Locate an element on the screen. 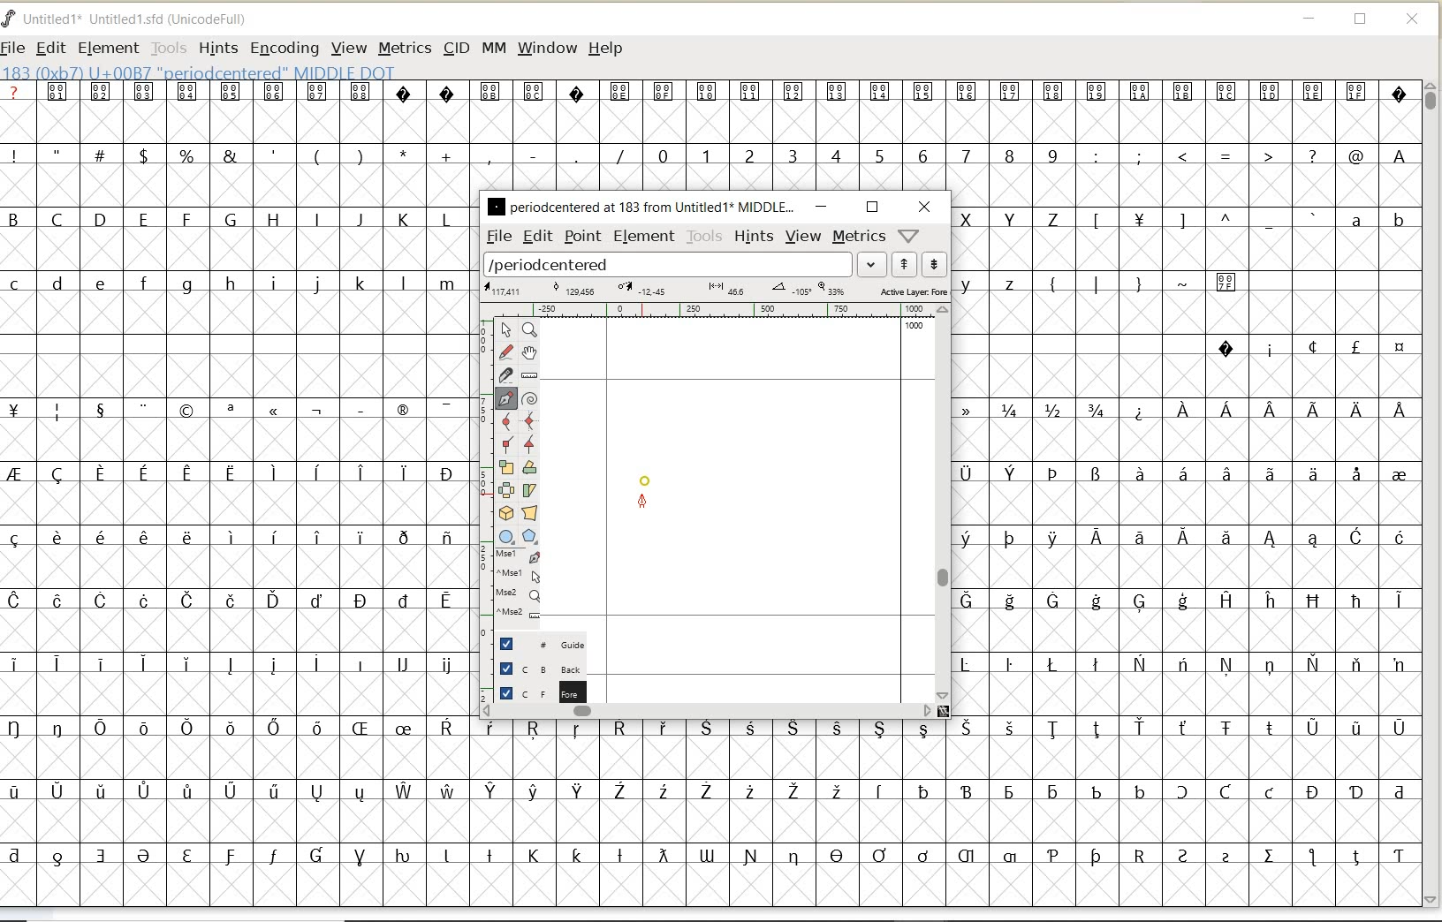  load word list is located at coordinates (669, 265).